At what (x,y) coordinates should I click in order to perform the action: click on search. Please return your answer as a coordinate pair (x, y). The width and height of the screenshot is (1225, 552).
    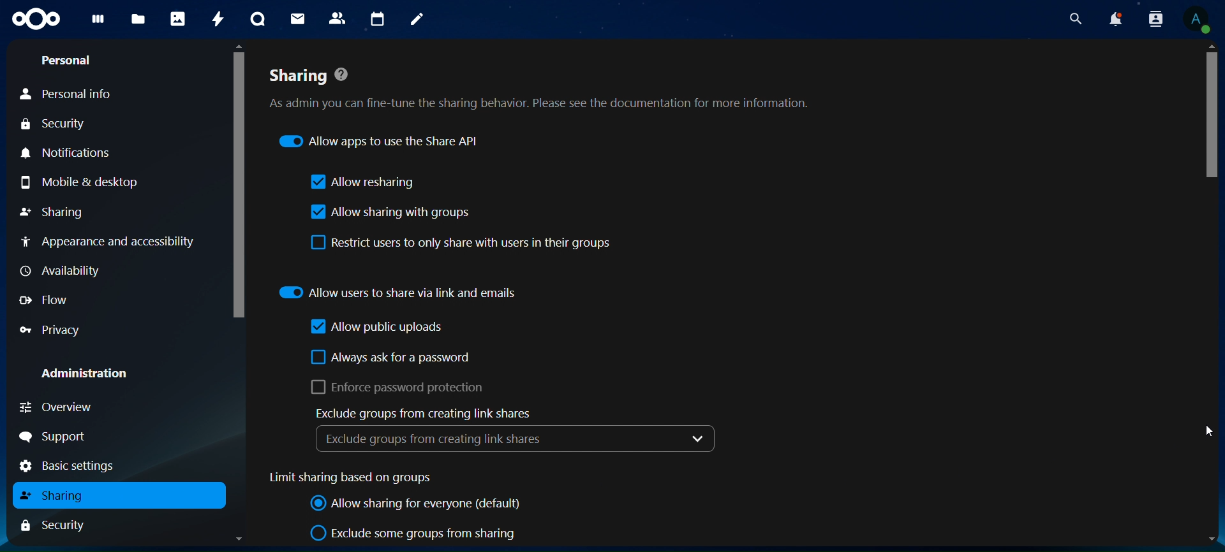
    Looking at the image, I should click on (1073, 19).